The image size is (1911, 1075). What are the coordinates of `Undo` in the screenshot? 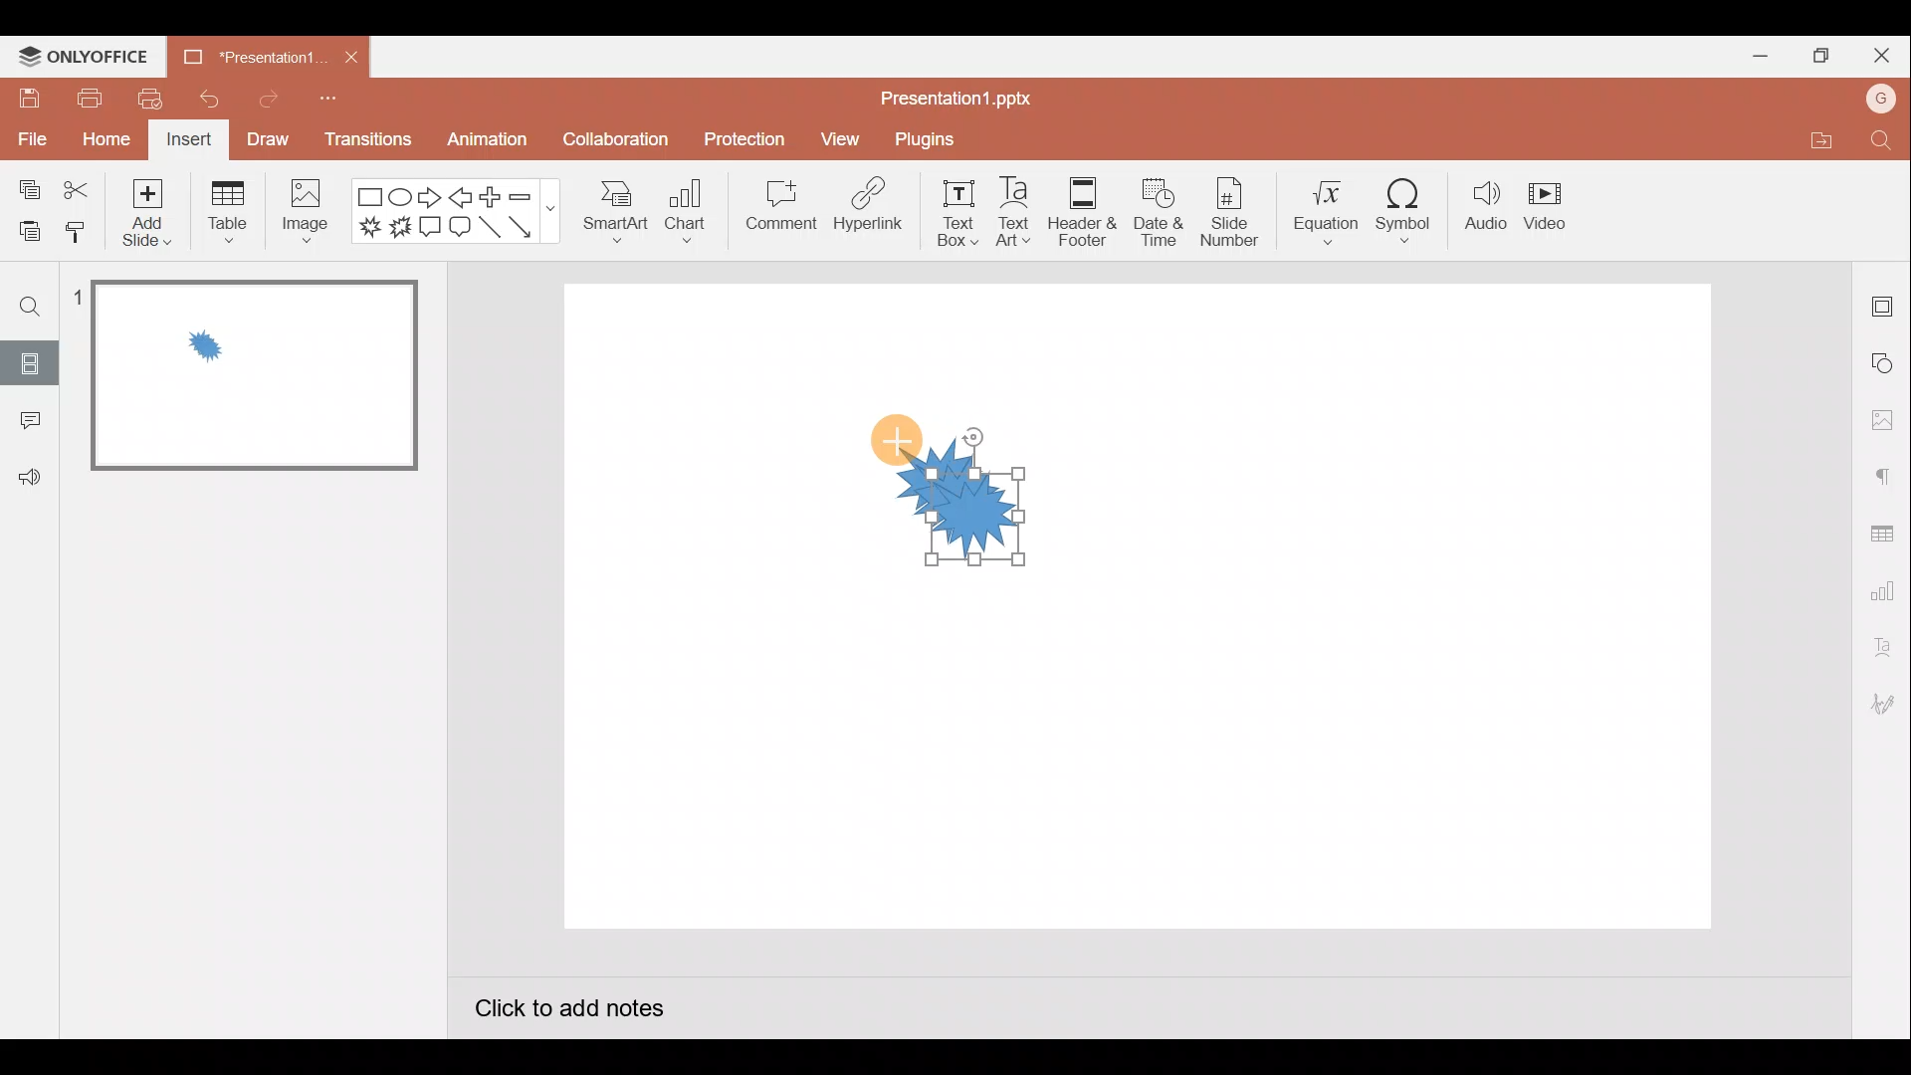 It's located at (207, 96).